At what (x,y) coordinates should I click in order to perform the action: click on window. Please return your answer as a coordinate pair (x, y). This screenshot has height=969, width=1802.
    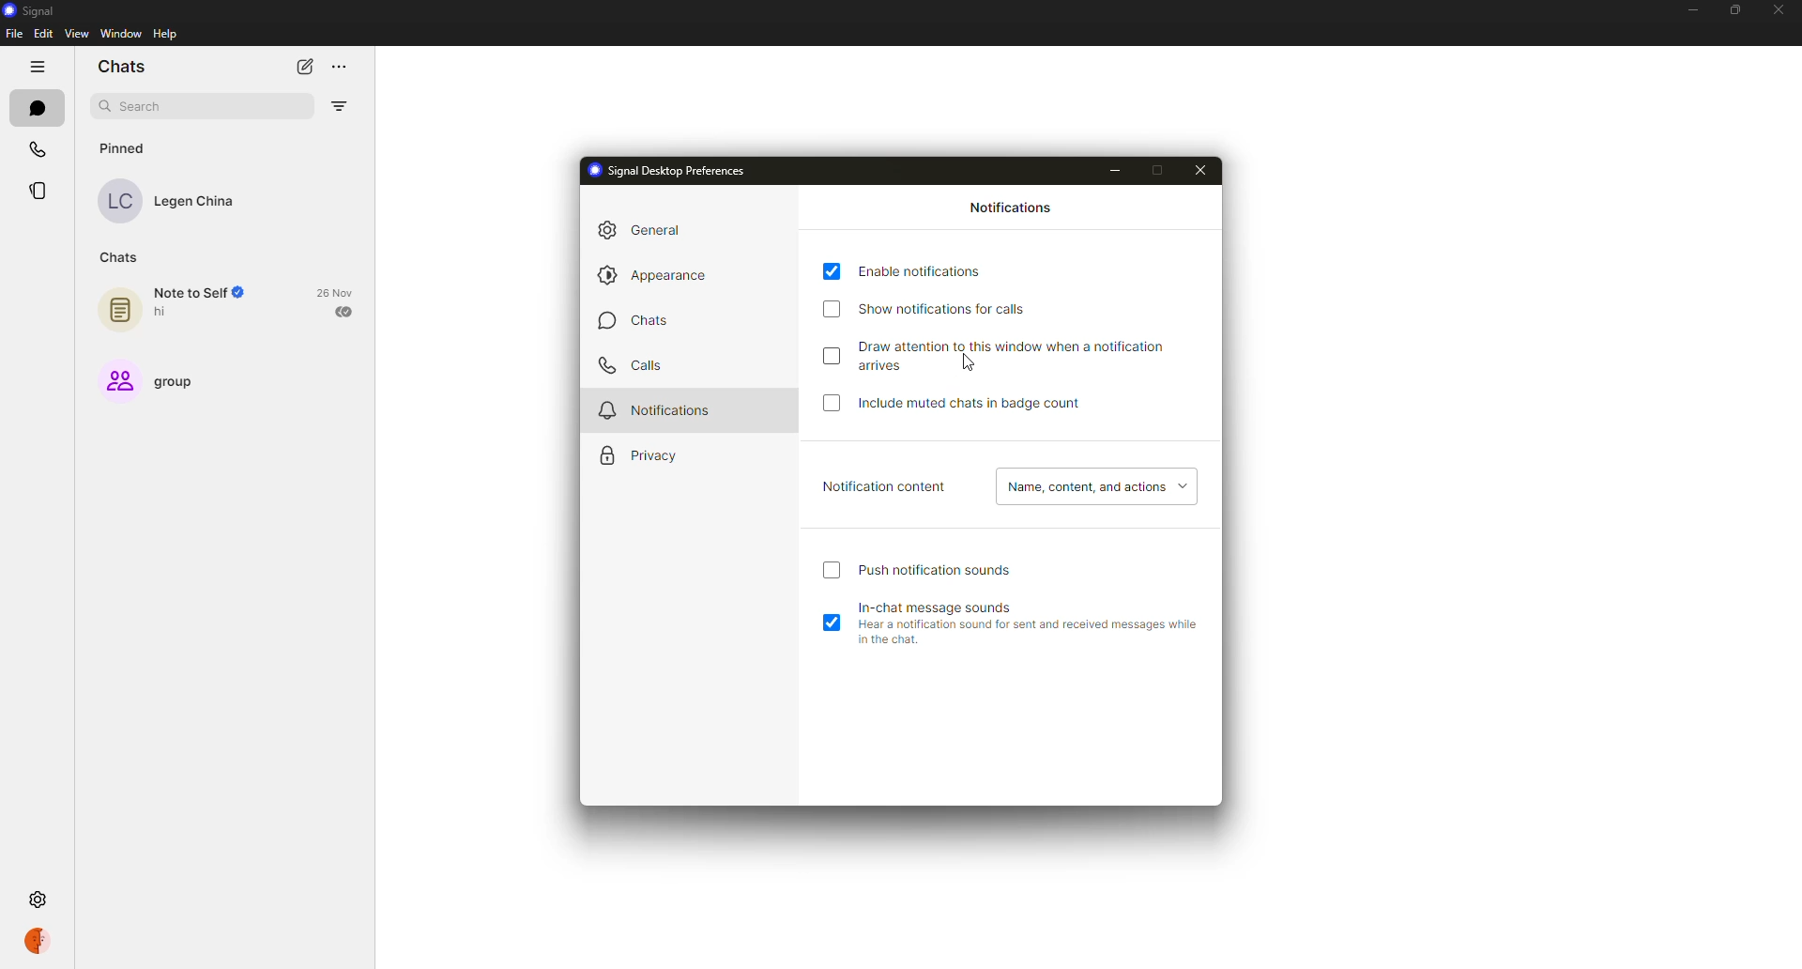
    Looking at the image, I should click on (118, 35).